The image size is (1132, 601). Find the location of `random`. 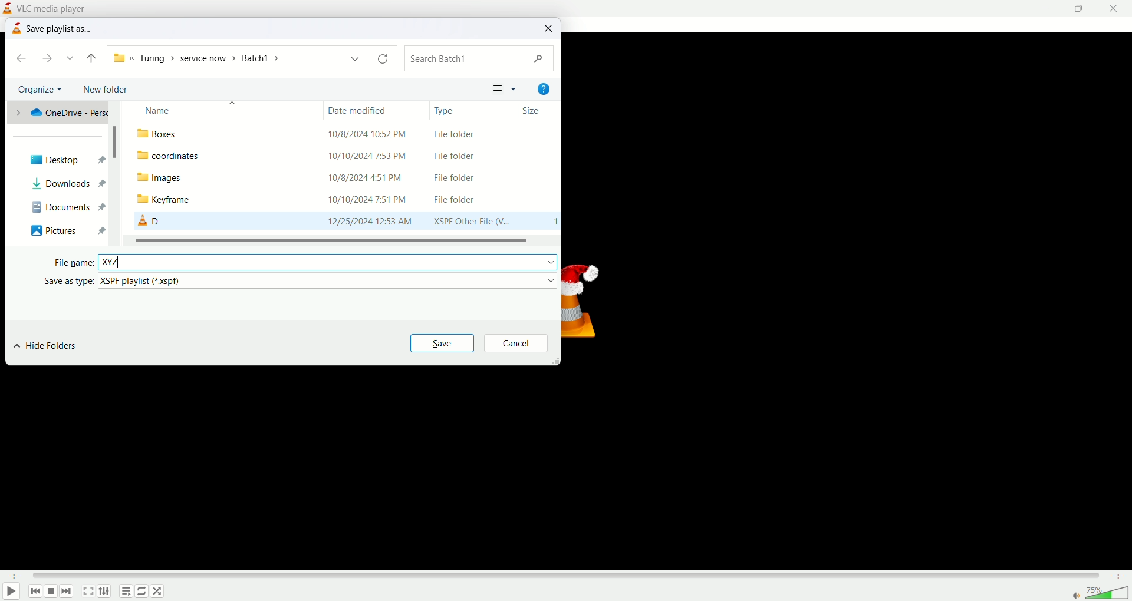

random is located at coordinates (157, 592).